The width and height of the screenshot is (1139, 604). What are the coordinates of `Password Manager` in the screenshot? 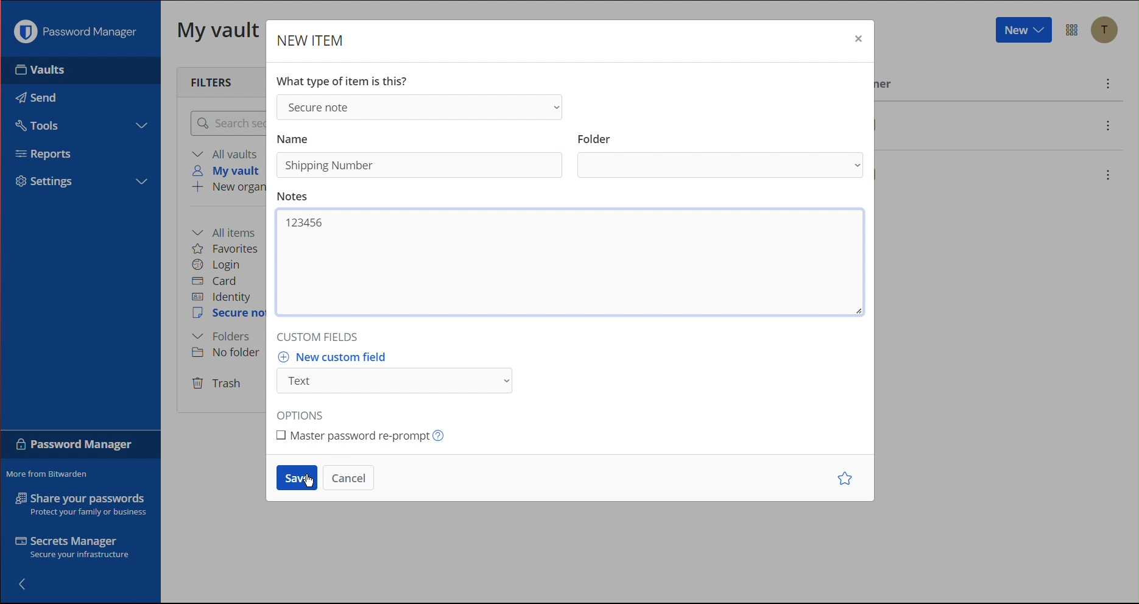 It's located at (74, 35).